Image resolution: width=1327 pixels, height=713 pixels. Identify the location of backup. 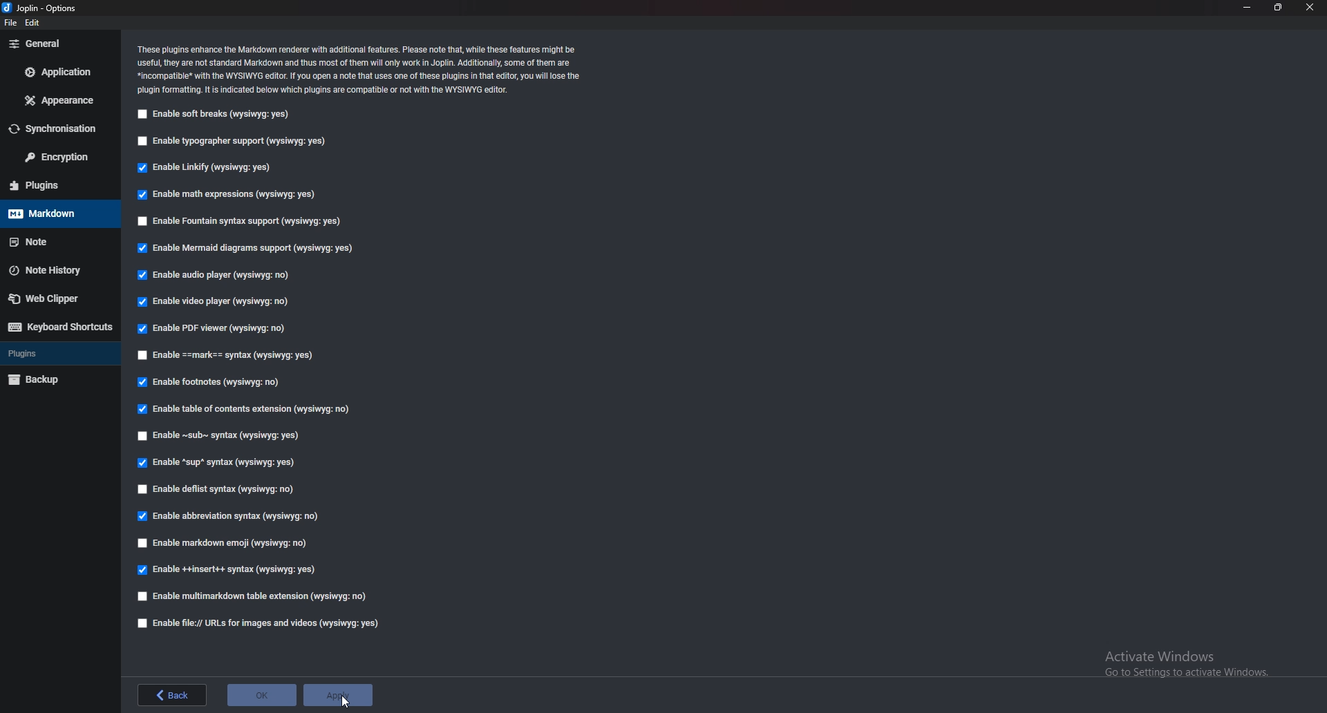
(52, 380).